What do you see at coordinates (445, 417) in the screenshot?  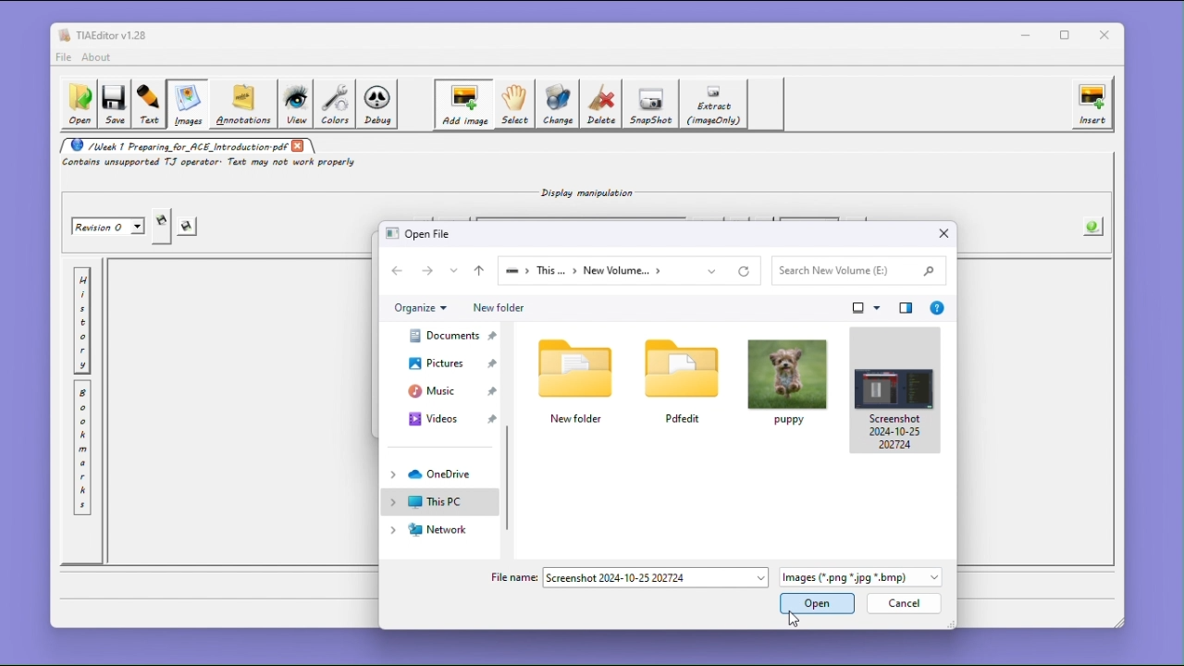 I see `videos` at bounding box center [445, 417].